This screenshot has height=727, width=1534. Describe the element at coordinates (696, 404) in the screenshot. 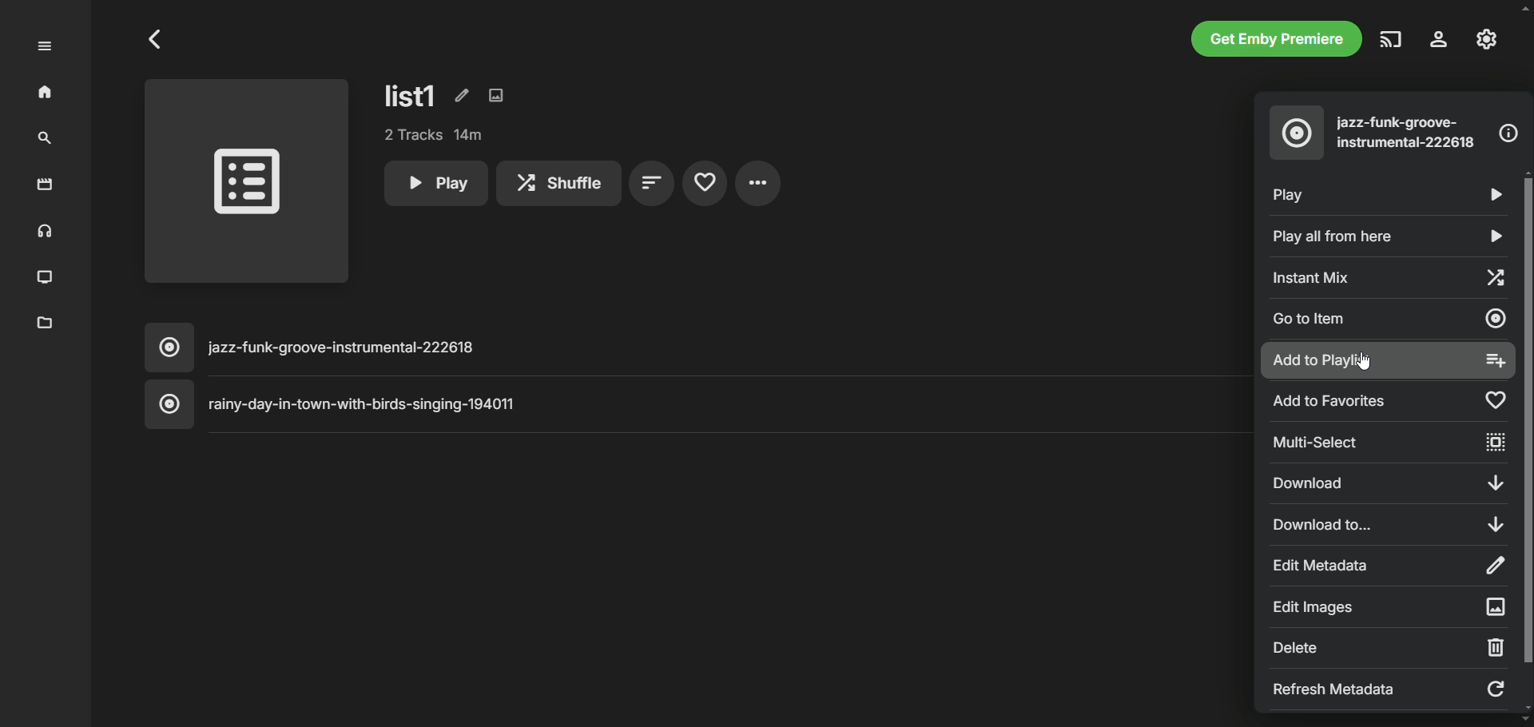

I see `music title` at that location.